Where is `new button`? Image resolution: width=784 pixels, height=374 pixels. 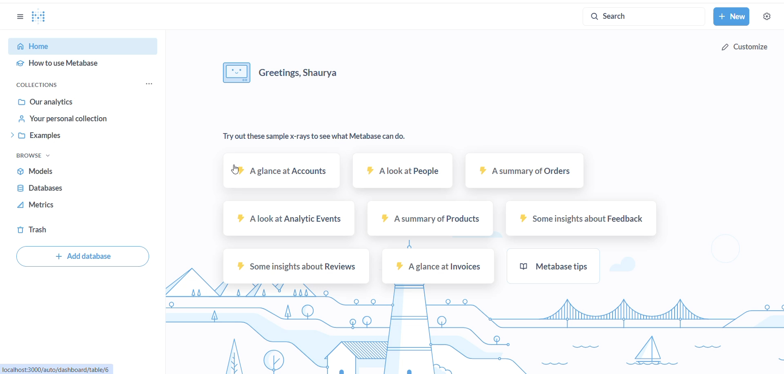
new button is located at coordinates (731, 17).